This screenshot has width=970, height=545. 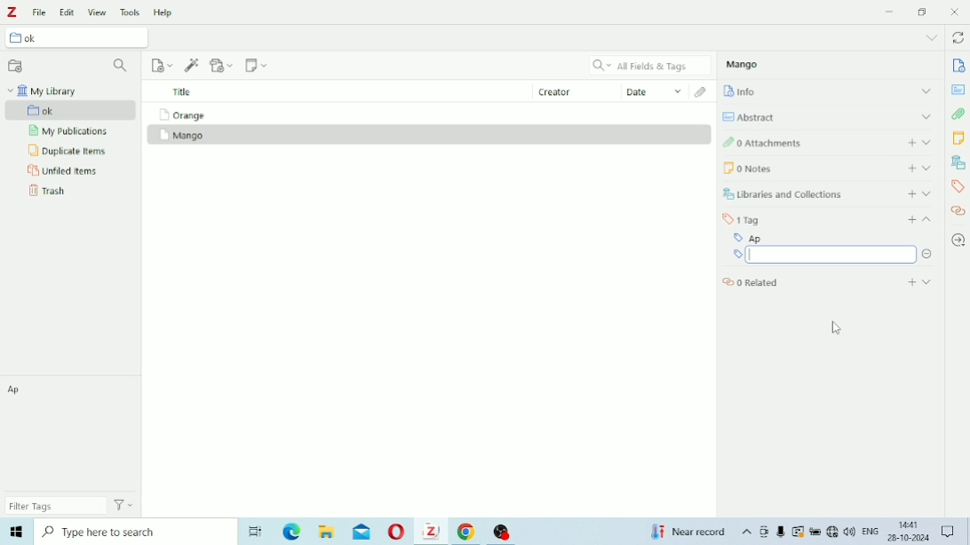 What do you see at coordinates (12, 13) in the screenshot?
I see `Logo` at bounding box center [12, 13].